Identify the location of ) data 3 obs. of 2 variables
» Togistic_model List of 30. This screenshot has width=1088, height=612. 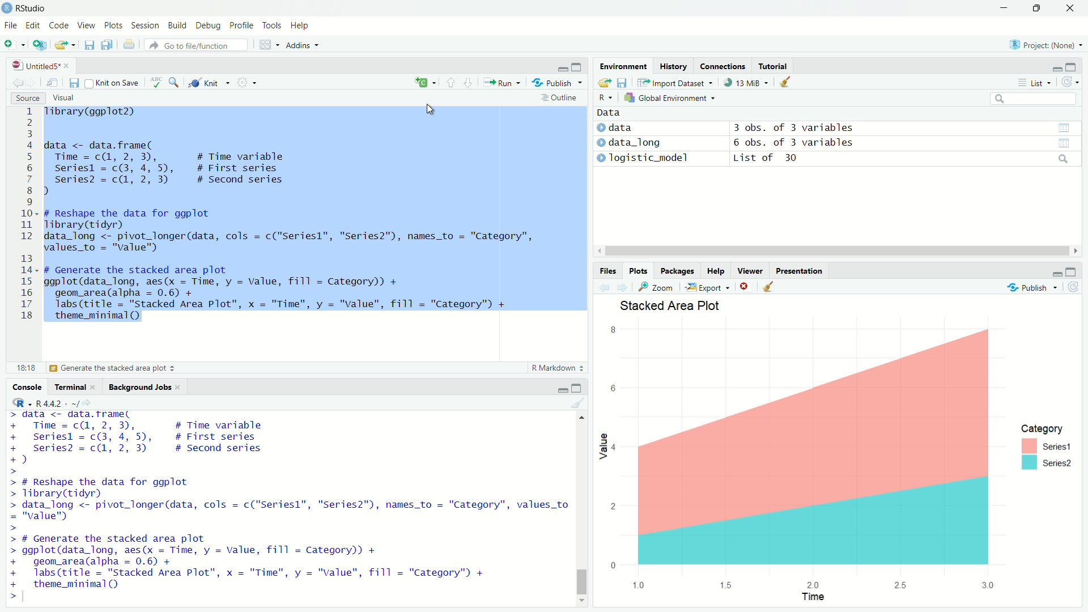
(734, 143).